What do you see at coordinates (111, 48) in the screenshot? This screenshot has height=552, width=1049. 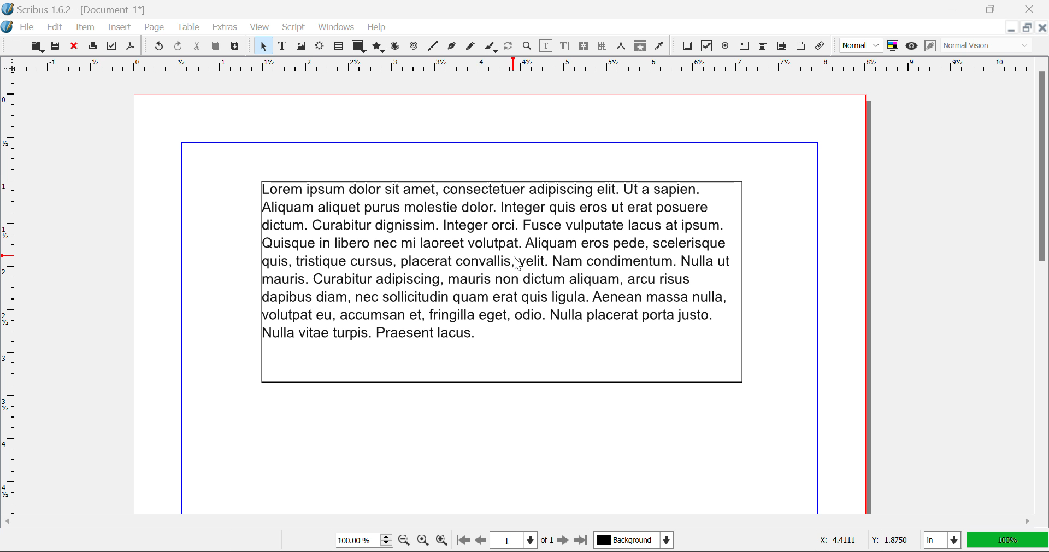 I see `Preflight Verifier` at bounding box center [111, 48].